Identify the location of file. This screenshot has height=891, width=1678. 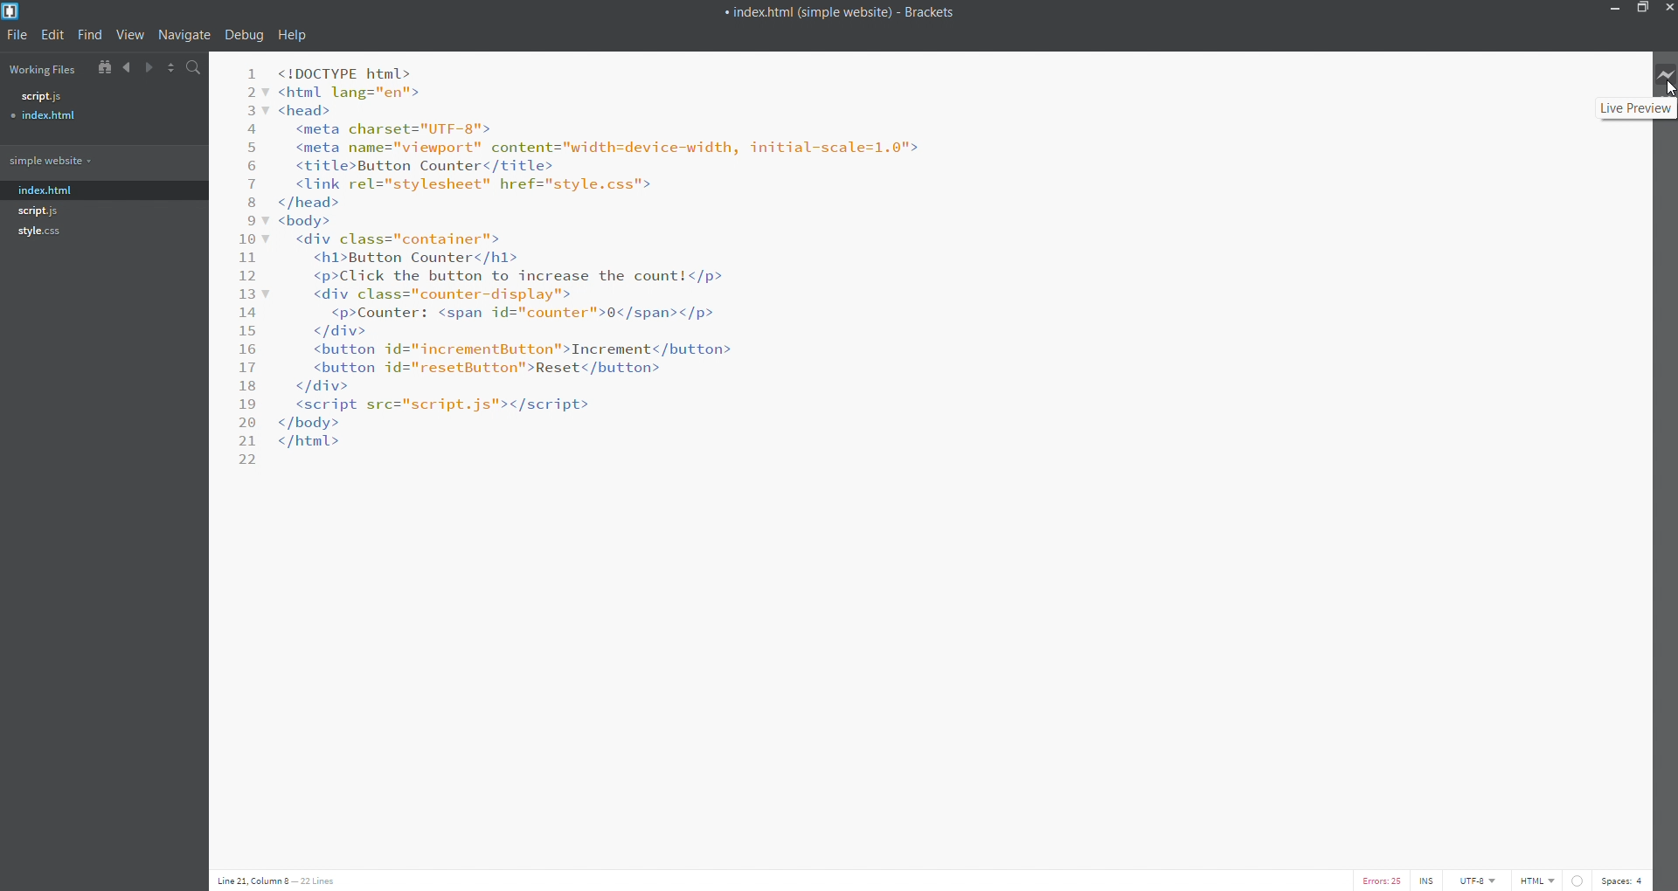
(20, 36).